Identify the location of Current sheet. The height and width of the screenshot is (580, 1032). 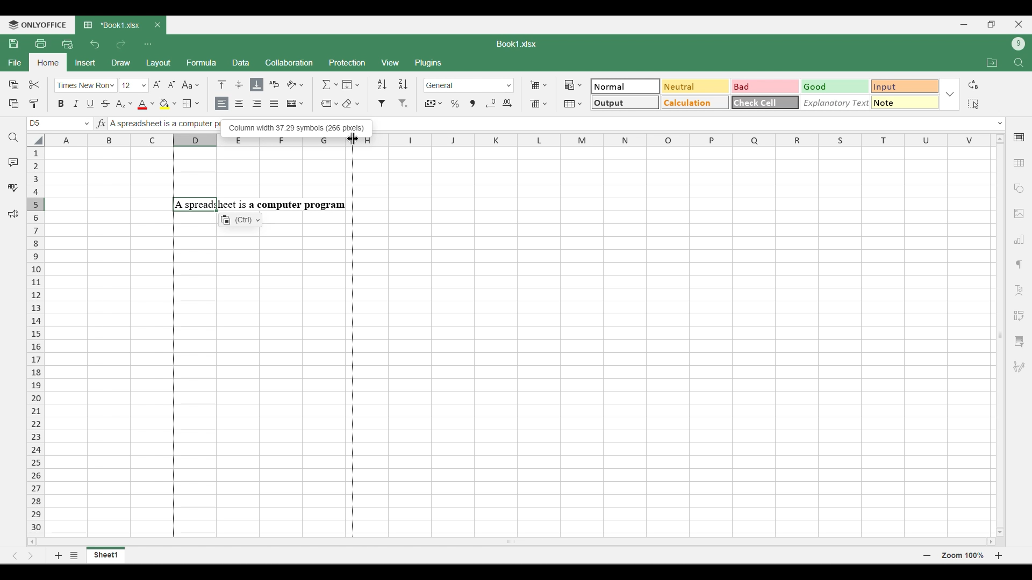
(106, 555).